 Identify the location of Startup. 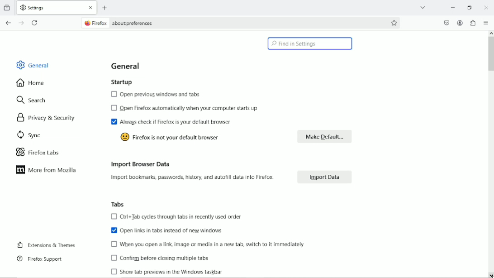
(121, 82).